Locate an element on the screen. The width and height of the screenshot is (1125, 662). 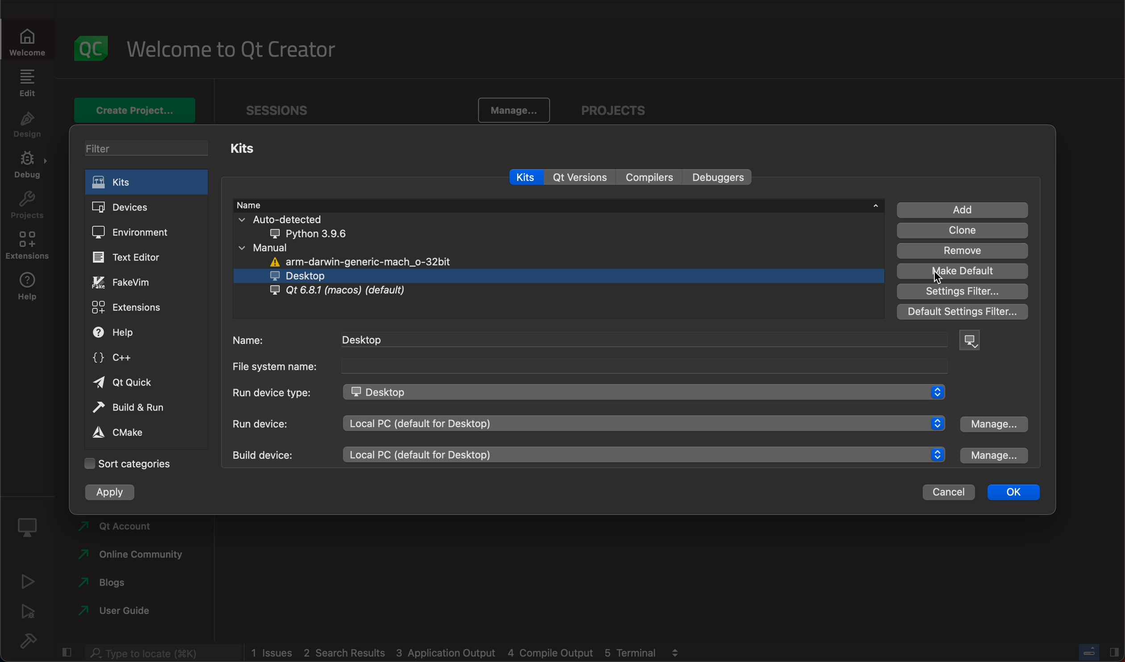
Qt 6.8.1 (macos) (default) is located at coordinates (341, 291).